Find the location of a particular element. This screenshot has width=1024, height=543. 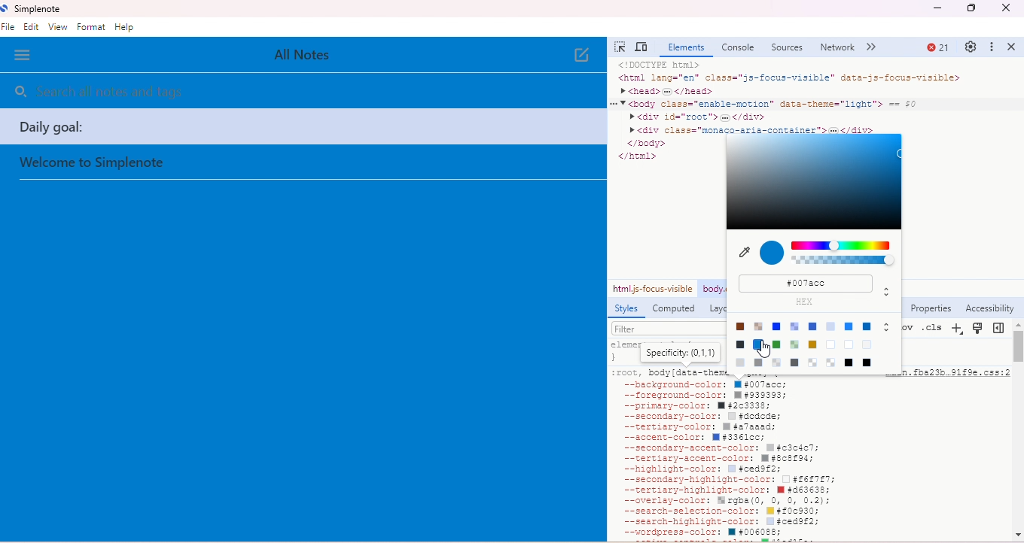

hex is located at coordinates (812, 302).